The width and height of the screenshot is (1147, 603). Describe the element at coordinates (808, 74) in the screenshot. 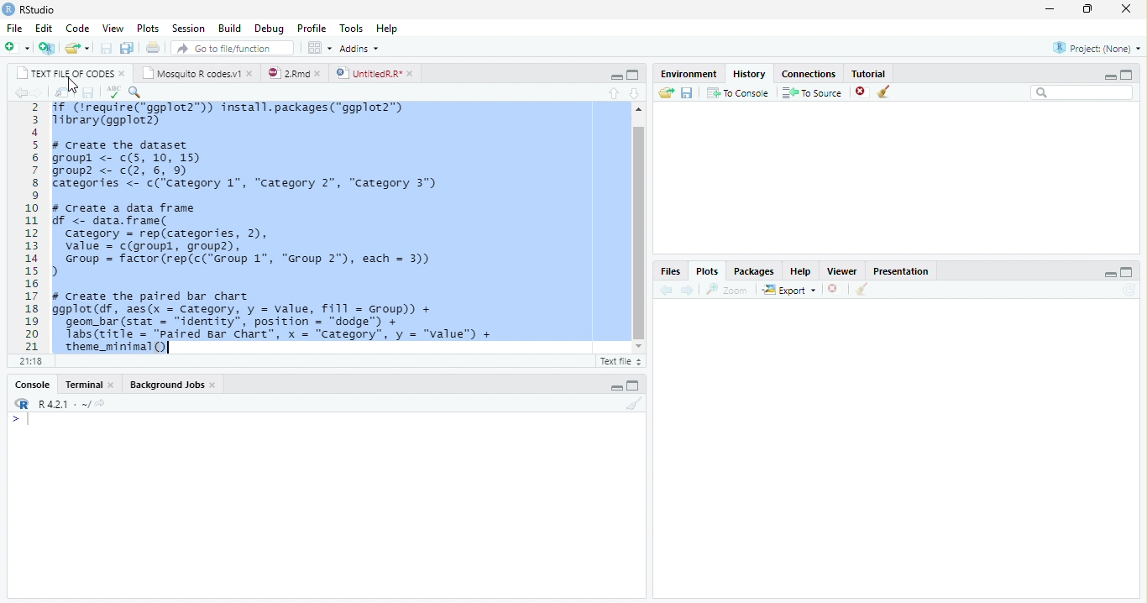

I see `connections` at that location.